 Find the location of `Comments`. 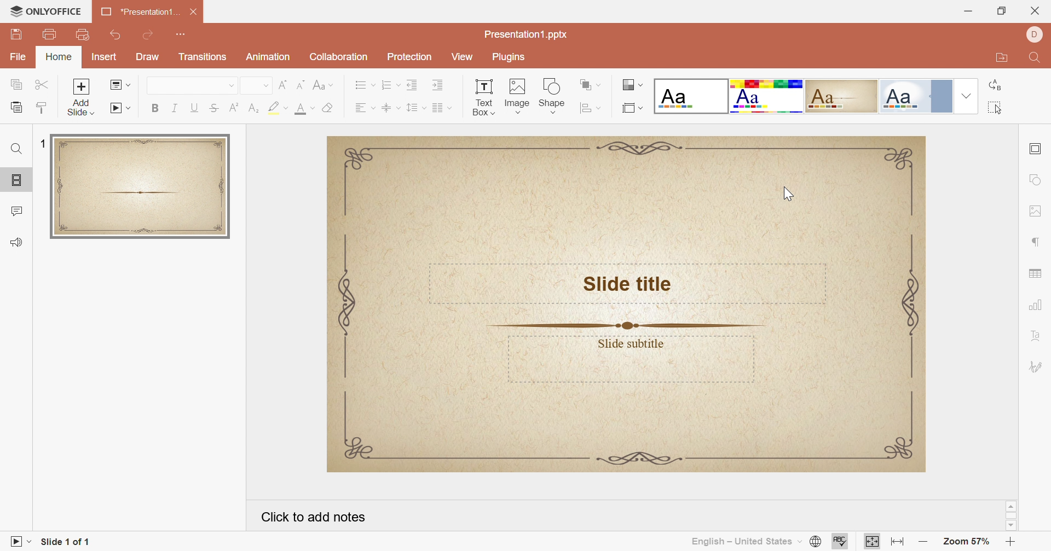

Comments is located at coordinates (18, 209).